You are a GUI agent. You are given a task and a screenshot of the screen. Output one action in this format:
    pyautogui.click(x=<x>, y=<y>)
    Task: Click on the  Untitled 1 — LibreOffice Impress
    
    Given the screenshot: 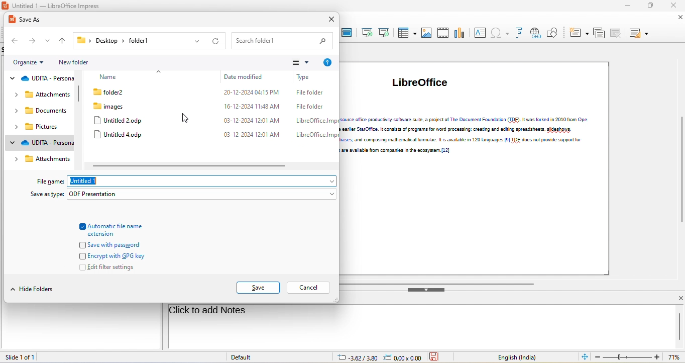 What is the action you would take?
    pyautogui.click(x=53, y=6)
    